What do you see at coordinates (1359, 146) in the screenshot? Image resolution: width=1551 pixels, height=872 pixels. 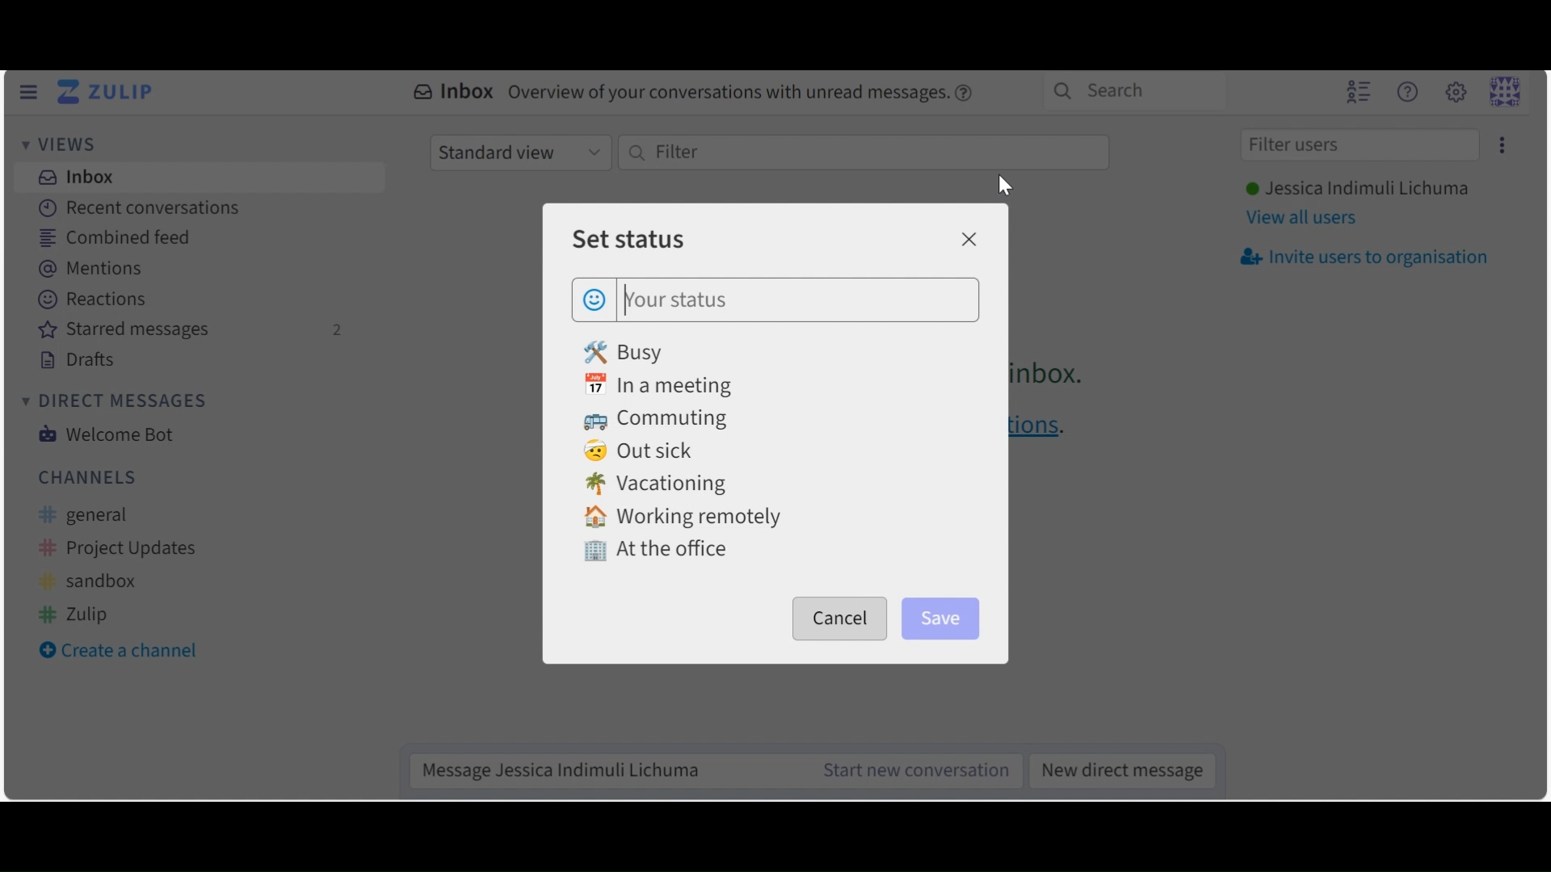 I see `Filter user` at bounding box center [1359, 146].